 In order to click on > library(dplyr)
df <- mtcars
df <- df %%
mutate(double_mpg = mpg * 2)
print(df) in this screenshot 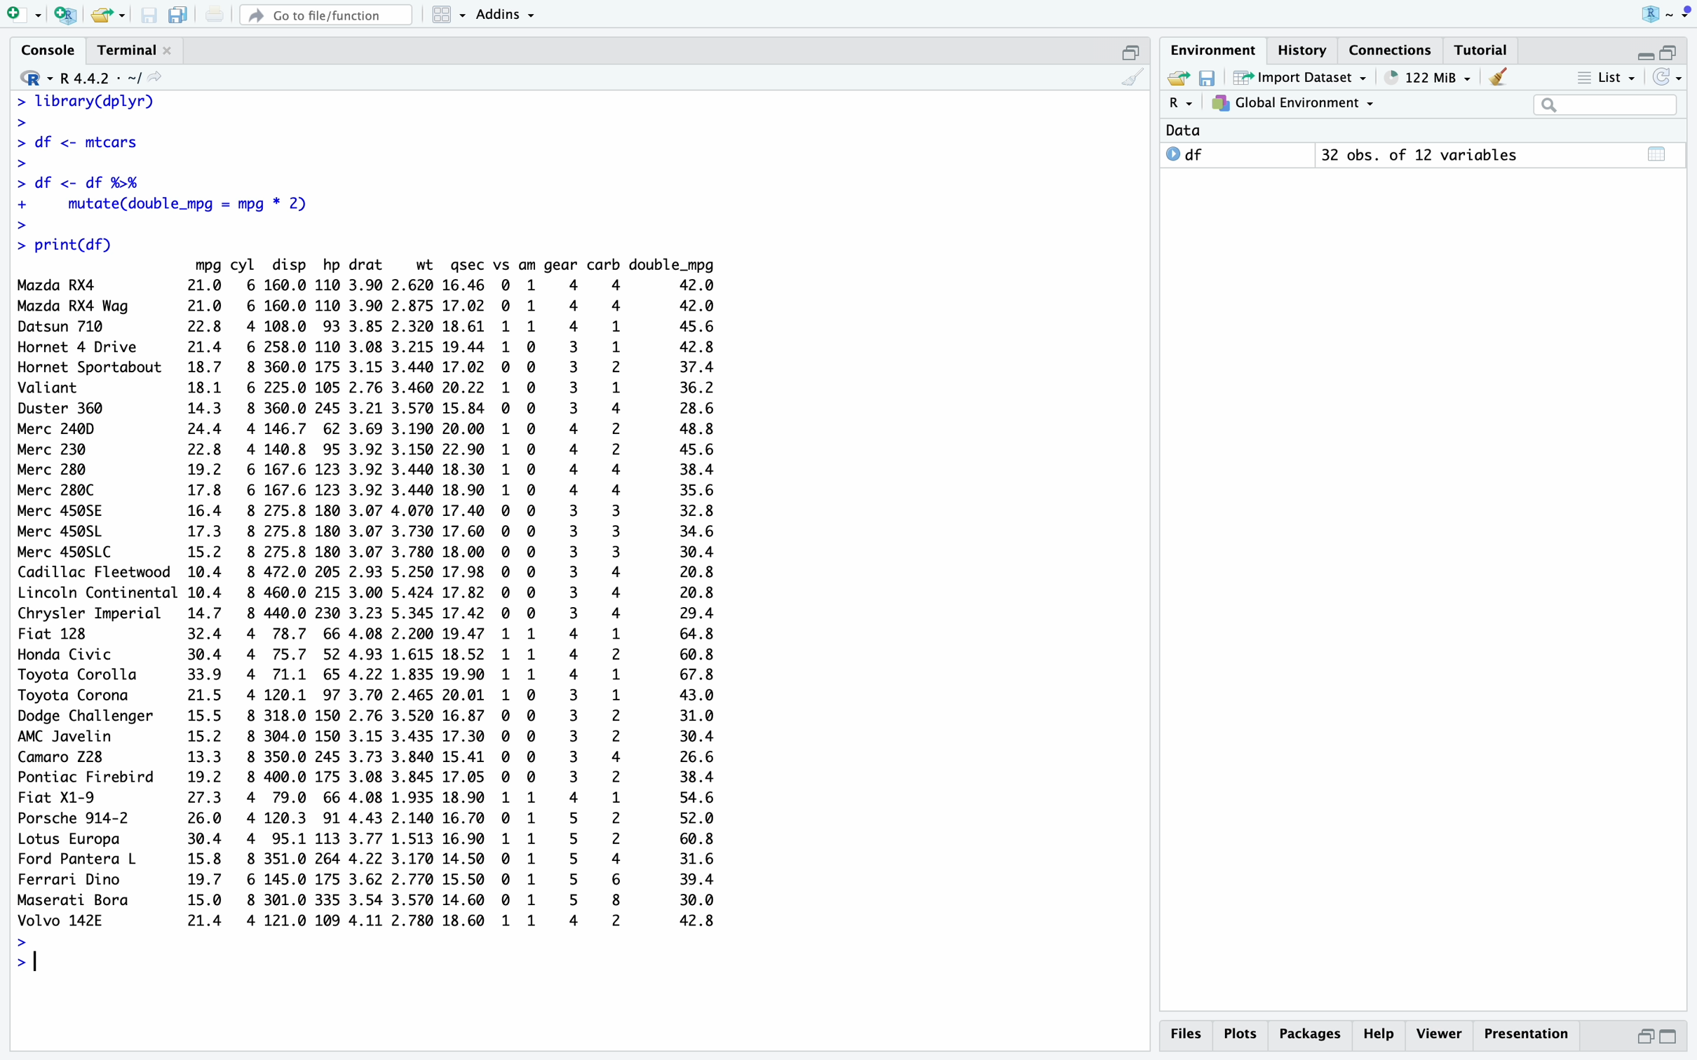, I will do `click(165, 173)`.